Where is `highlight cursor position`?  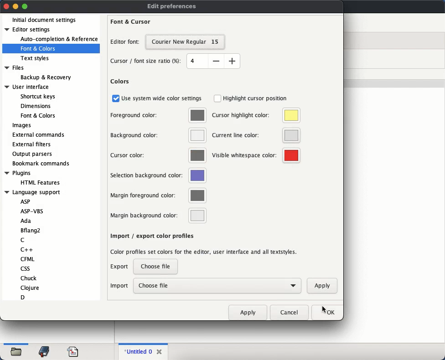
highlight cursor position is located at coordinates (251, 98).